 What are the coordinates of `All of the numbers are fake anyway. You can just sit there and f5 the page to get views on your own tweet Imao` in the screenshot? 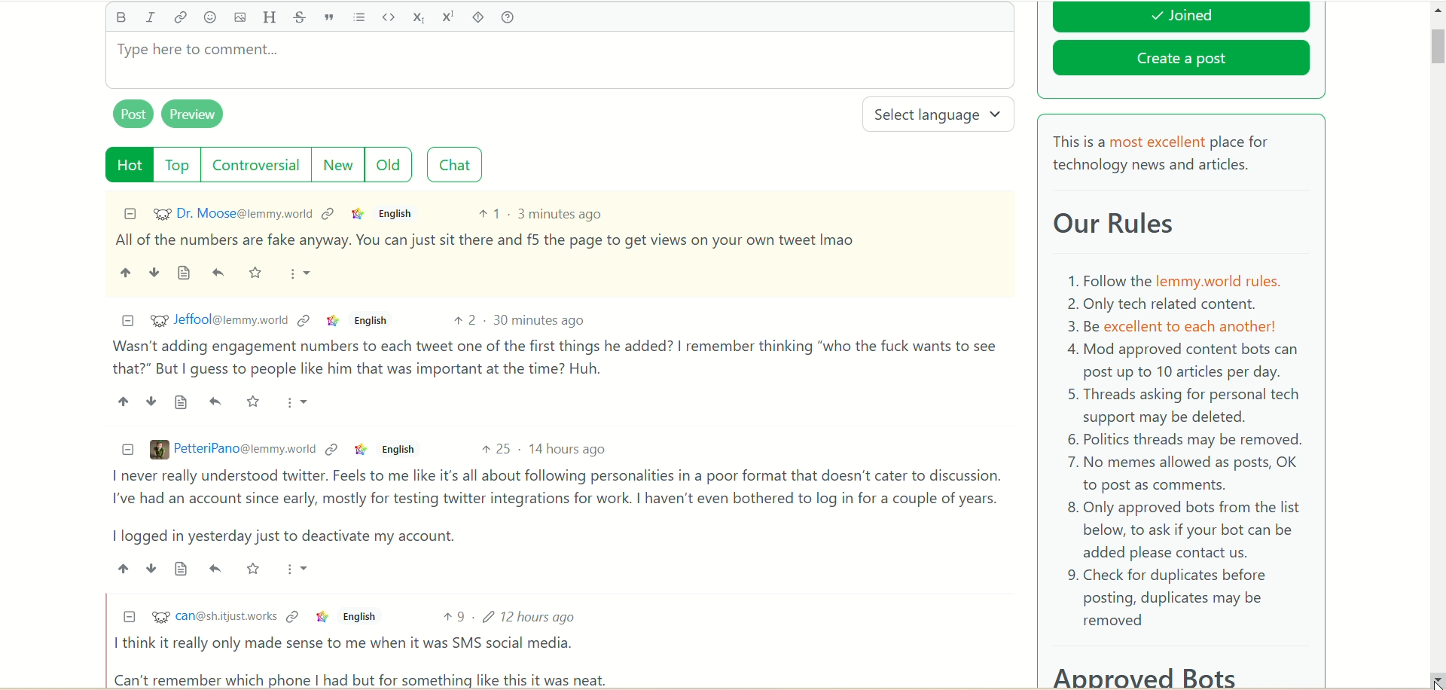 It's located at (486, 240).